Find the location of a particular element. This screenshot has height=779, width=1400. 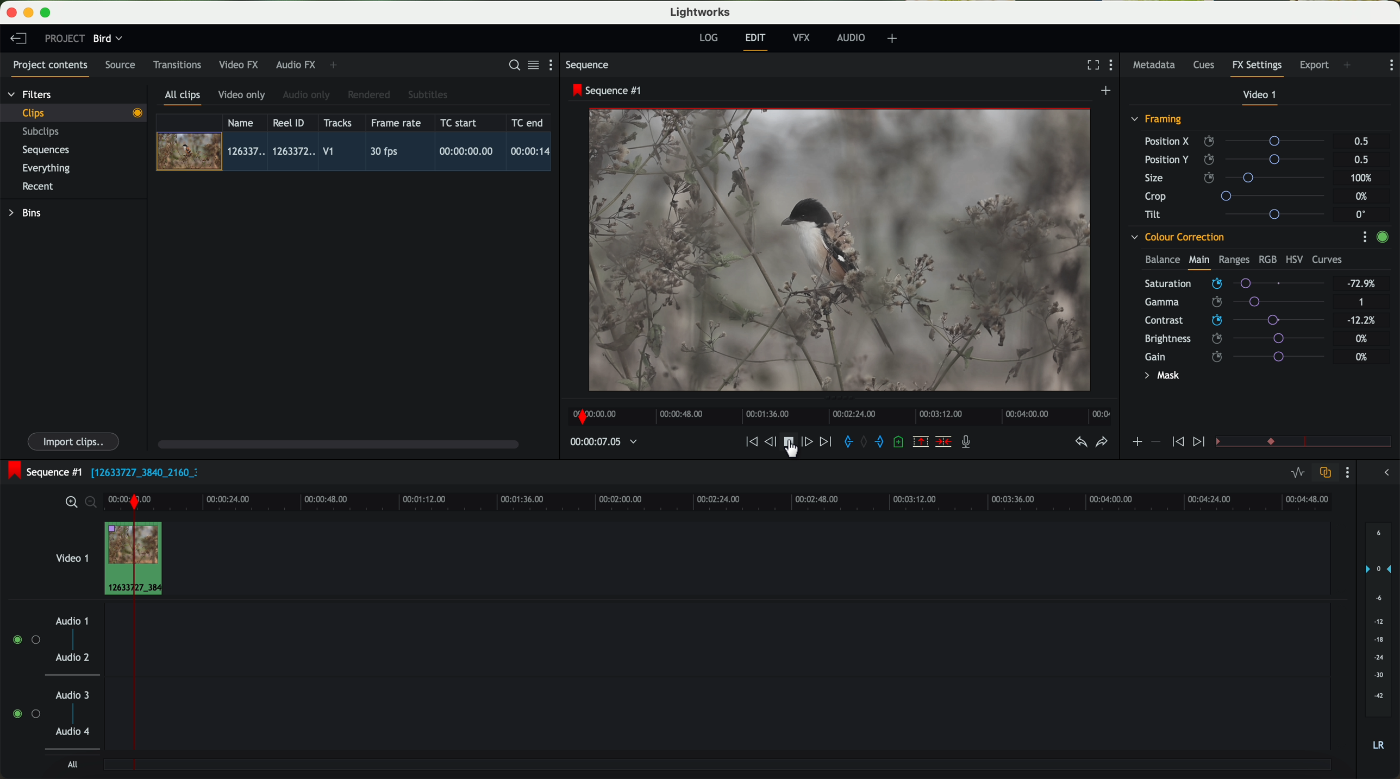

export is located at coordinates (1315, 66).